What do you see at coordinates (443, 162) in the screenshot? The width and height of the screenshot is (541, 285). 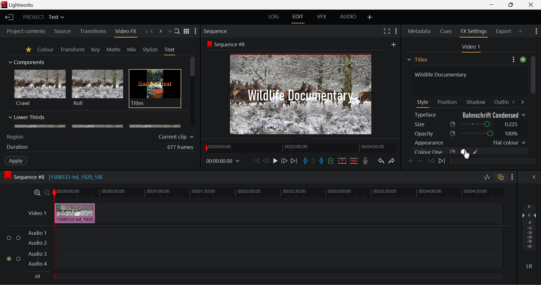 I see `Next keyframe` at bounding box center [443, 162].